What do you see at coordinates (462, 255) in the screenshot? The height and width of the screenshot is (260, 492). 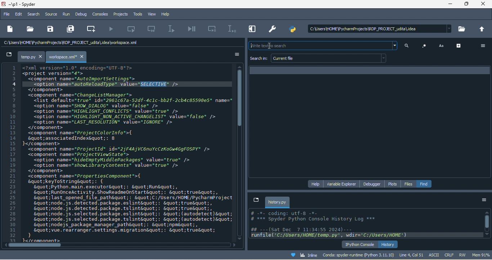 I see `rw` at bounding box center [462, 255].